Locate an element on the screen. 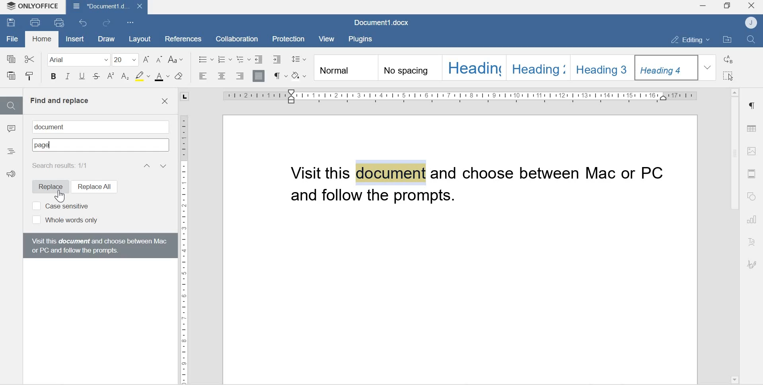 This screenshot has height=385, width=763. Scale is located at coordinates (184, 244).